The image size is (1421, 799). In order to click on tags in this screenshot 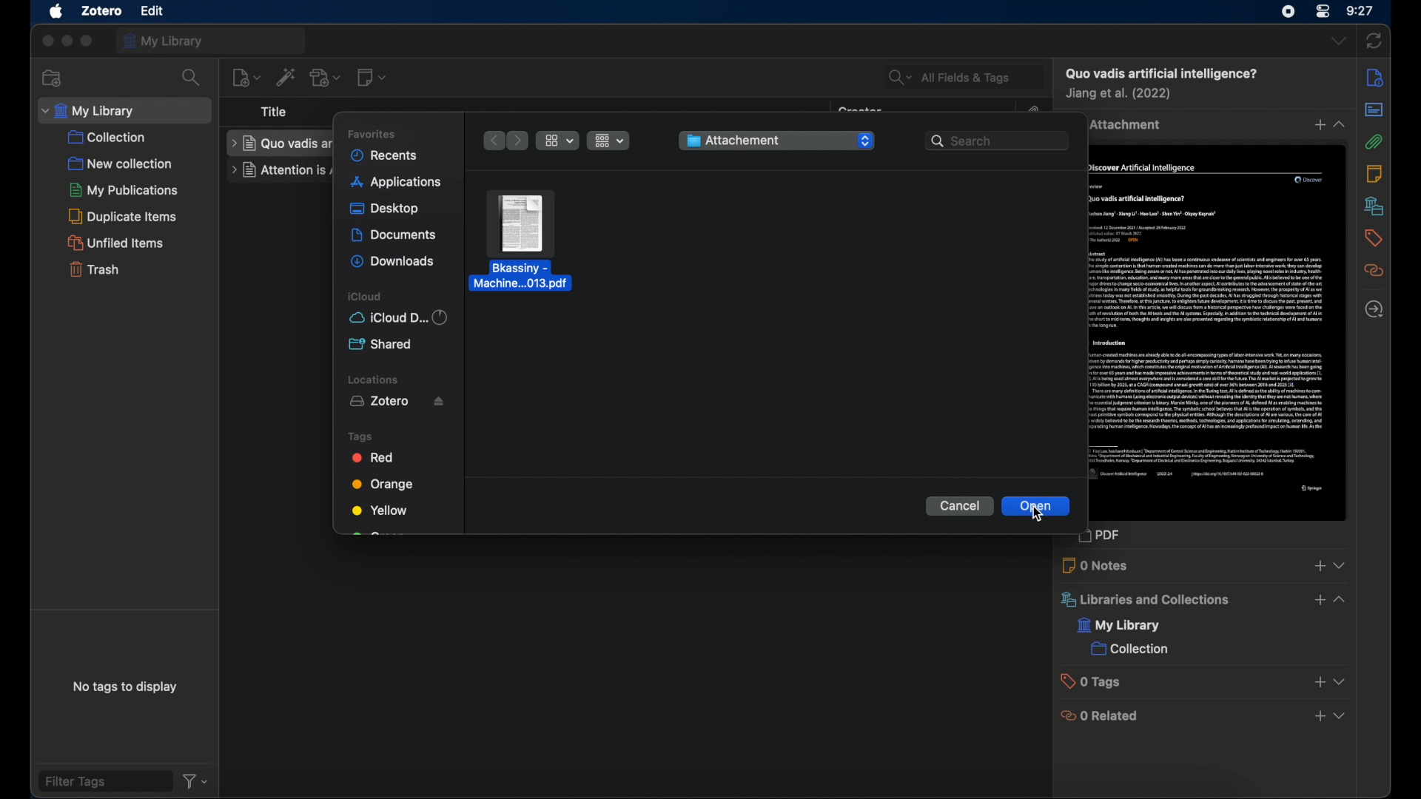, I will do `click(360, 436)`.